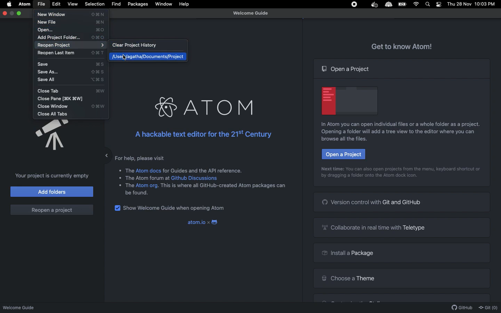  What do you see at coordinates (350, 100) in the screenshot?
I see `Screen` at bounding box center [350, 100].